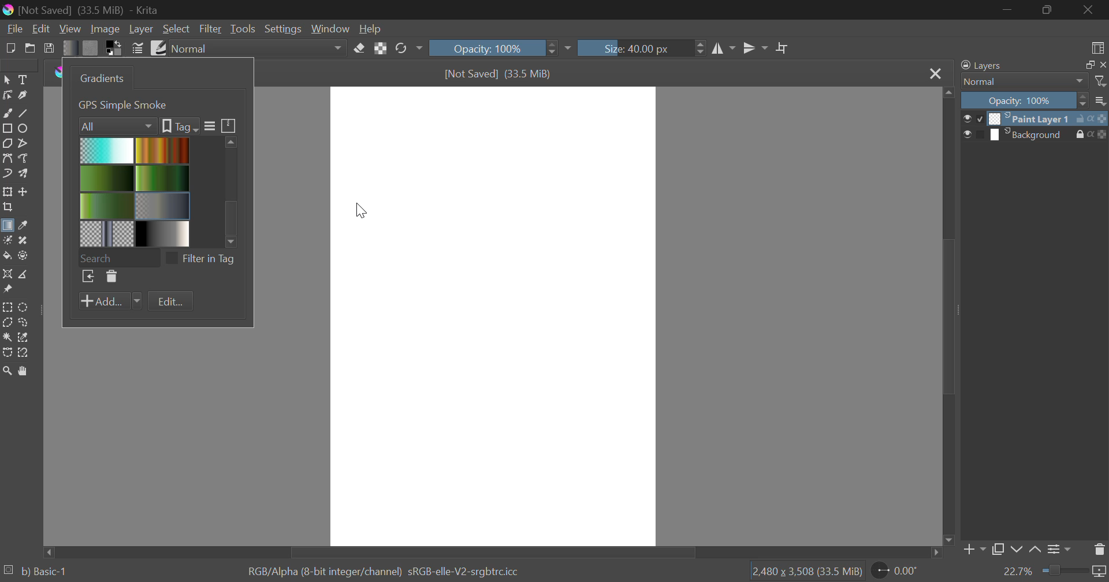 This screenshot has width=1109, height=582. What do you see at coordinates (7, 158) in the screenshot?
I see `Bezier Curve` at bounding box center [7, 158].